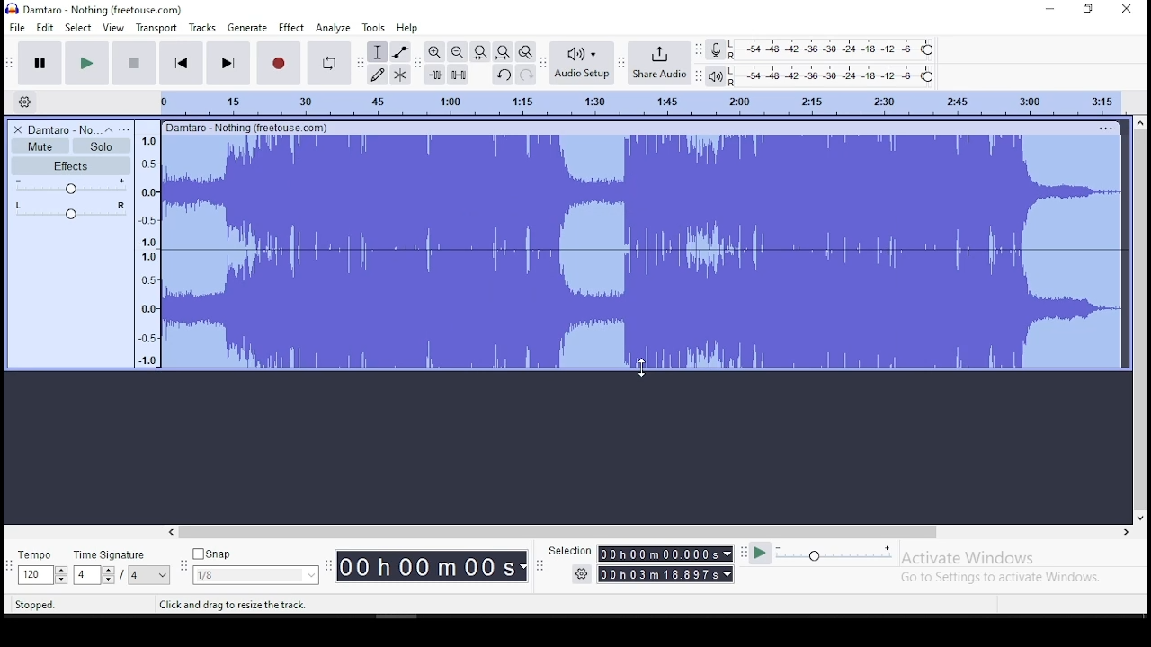 The width and height of the screenshot is (1151, 647). I want to click on transport, so click(155, 28).